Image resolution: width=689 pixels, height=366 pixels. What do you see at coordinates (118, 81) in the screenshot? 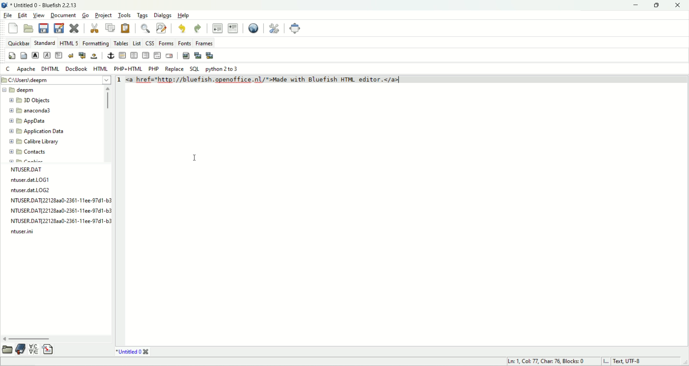
I see `line number` at bounding box center [118, 81].